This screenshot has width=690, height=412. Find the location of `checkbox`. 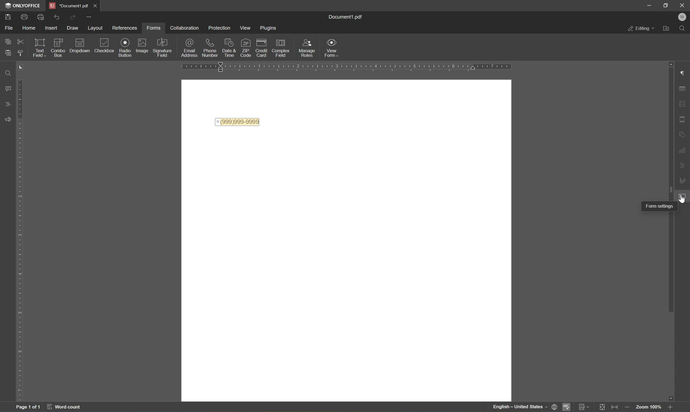

checkbox is located at coordinates (59, 46).